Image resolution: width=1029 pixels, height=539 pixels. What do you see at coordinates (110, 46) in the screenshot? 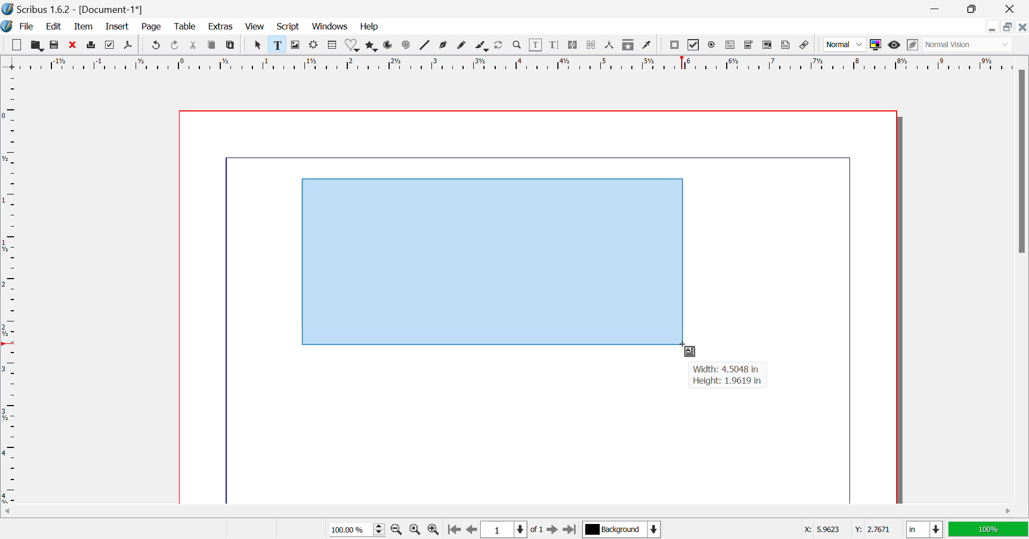
I see `Preflight Verifier` at bounding box center [110, 46].